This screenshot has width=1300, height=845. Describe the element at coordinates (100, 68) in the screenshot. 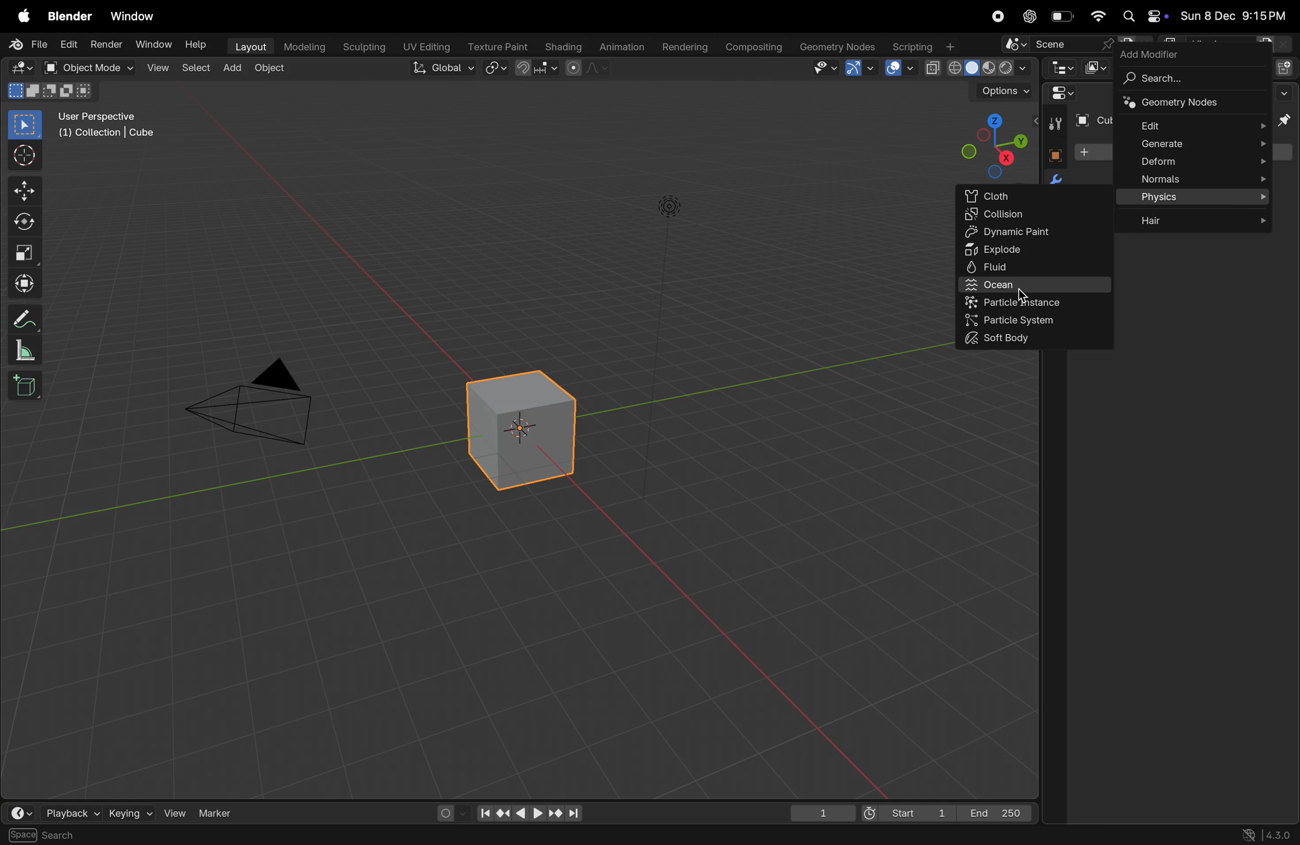

I see `object mode` at that location.